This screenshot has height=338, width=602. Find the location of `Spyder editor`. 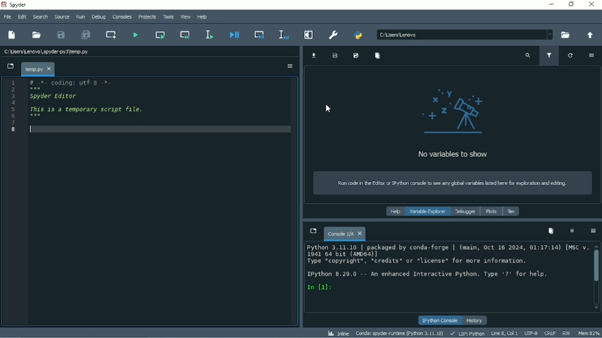

Spyder editor is located at coordinates (55, 96).